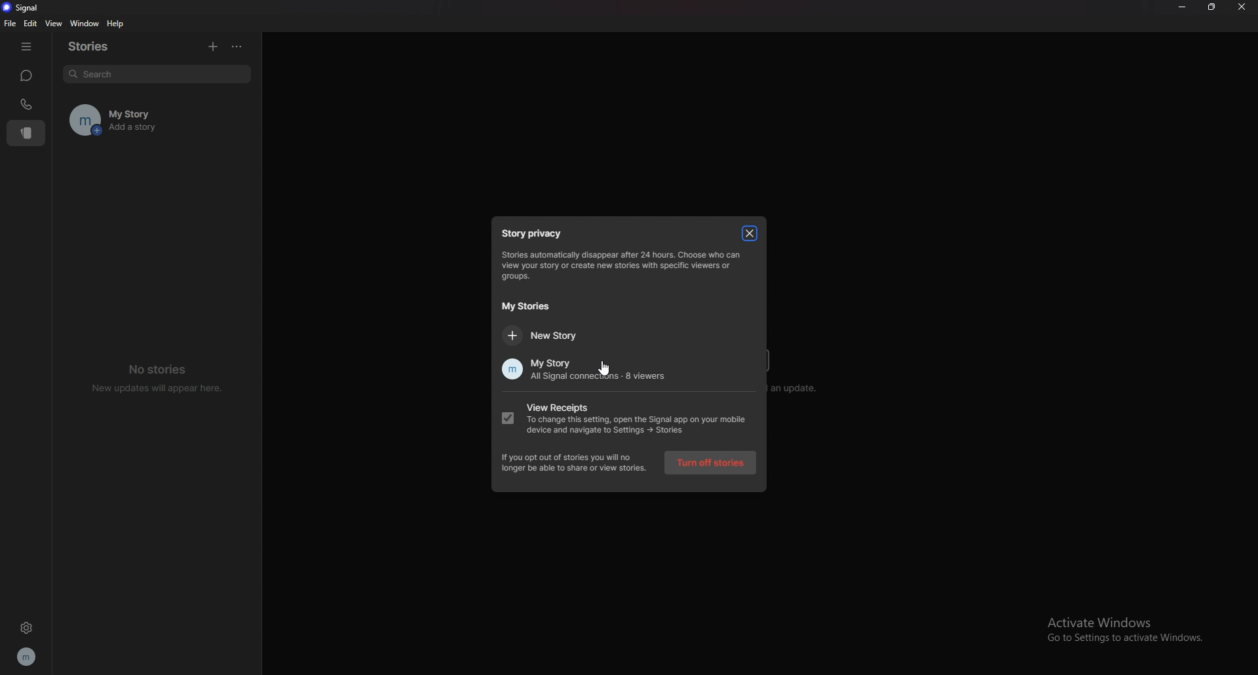  Describe the element at coordinates (531, 306) in the screenshot. I see `my stories` at that location.